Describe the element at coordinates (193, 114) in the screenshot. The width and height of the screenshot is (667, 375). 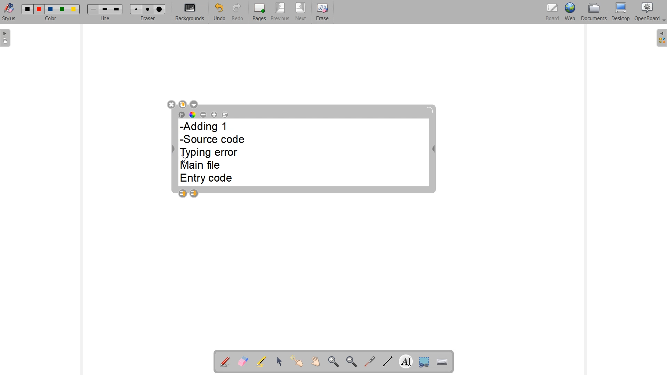
I see `Text color` at that location.